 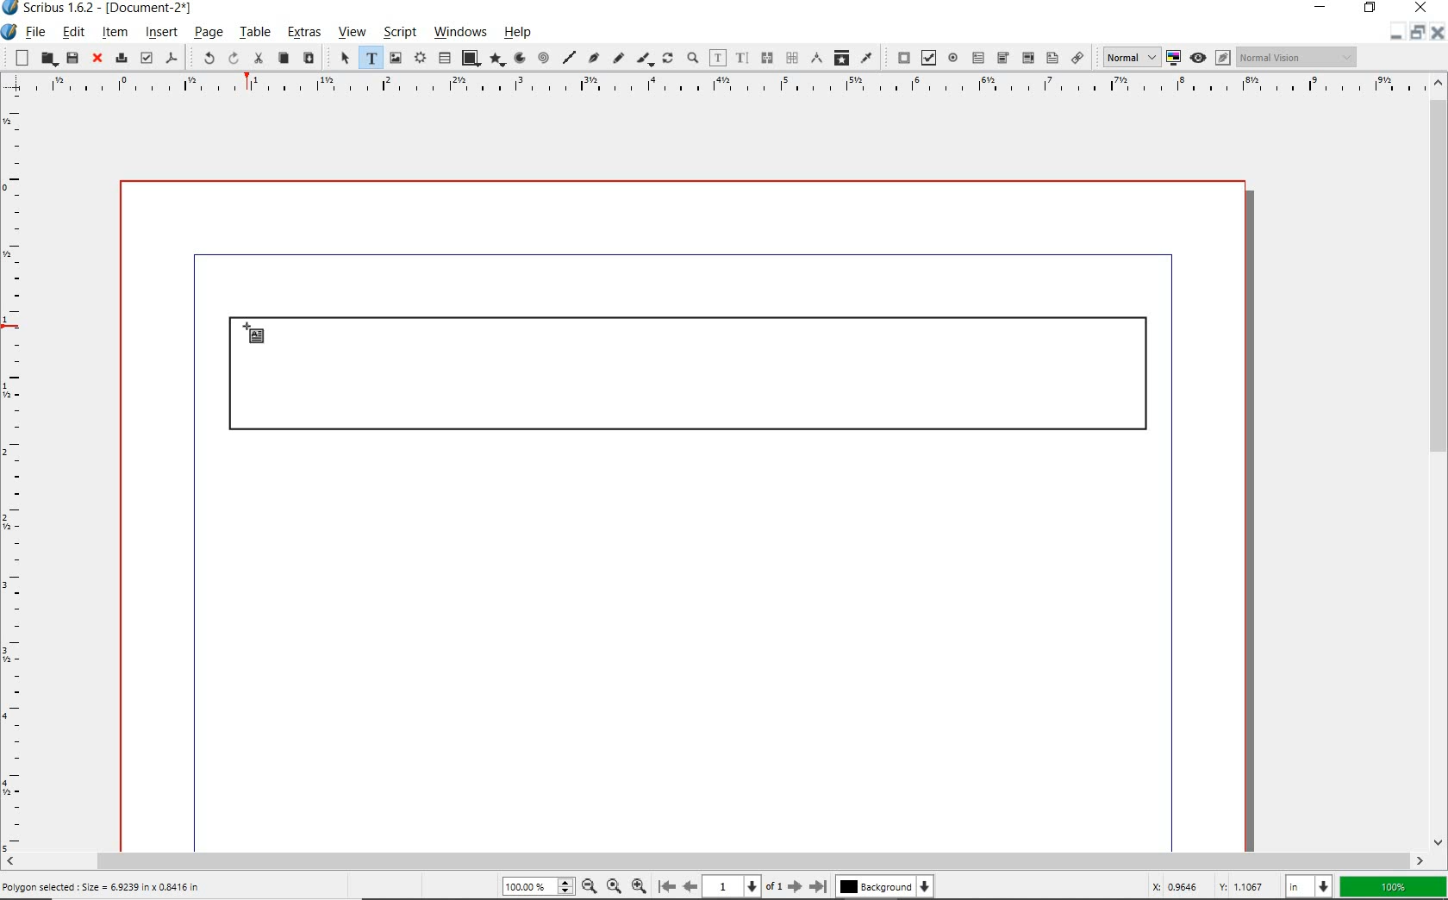 What do you see at coordinates (1027, 59) in the screenshot?
I see `pdf combo box` at bounding box center [1027, 59].